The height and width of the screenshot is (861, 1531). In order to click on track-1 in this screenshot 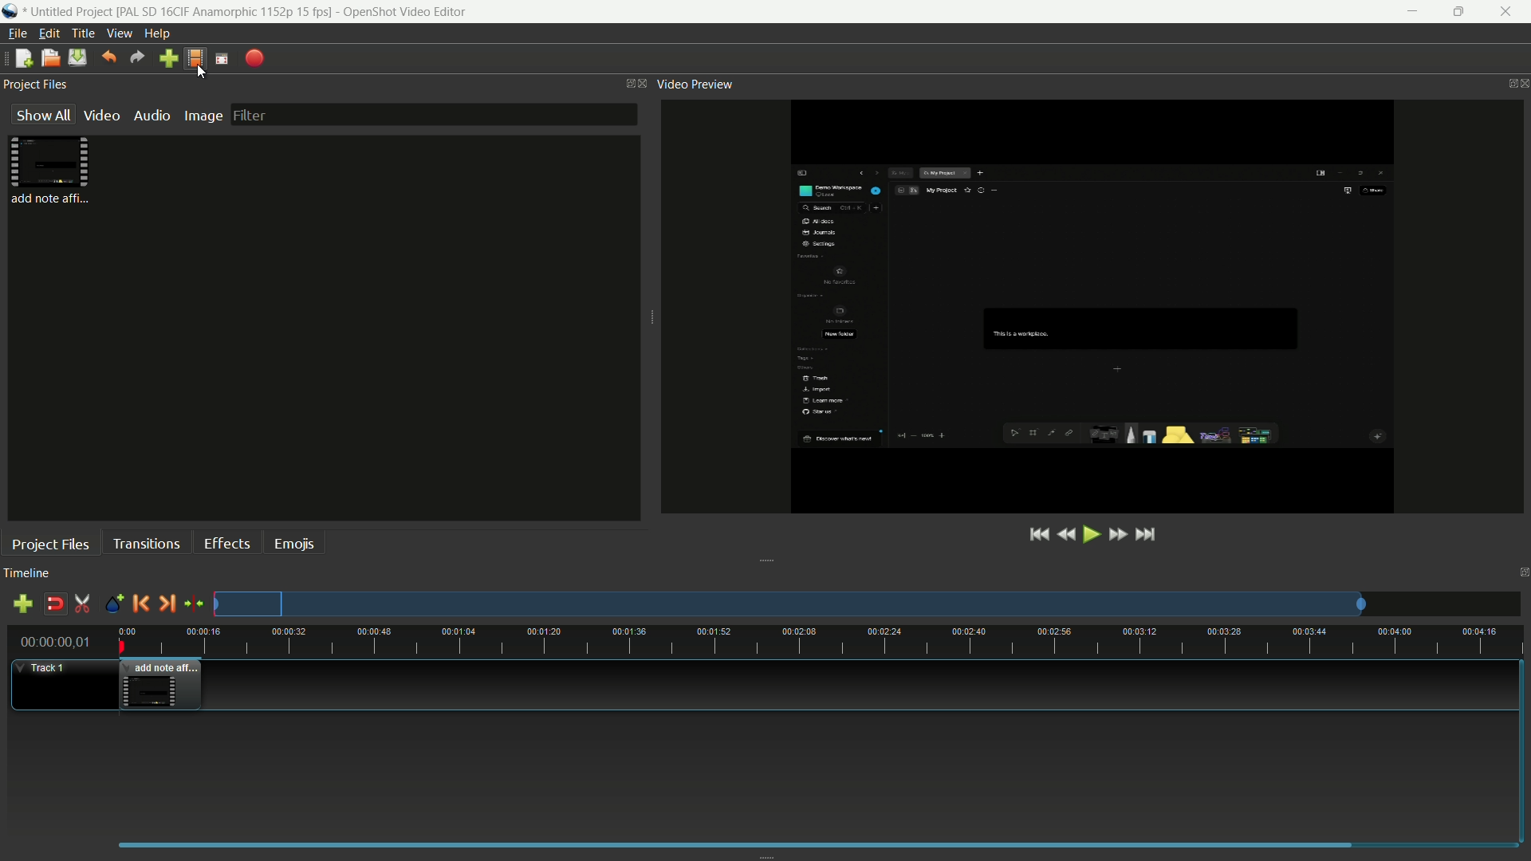, I will do `click(46, 668)`.